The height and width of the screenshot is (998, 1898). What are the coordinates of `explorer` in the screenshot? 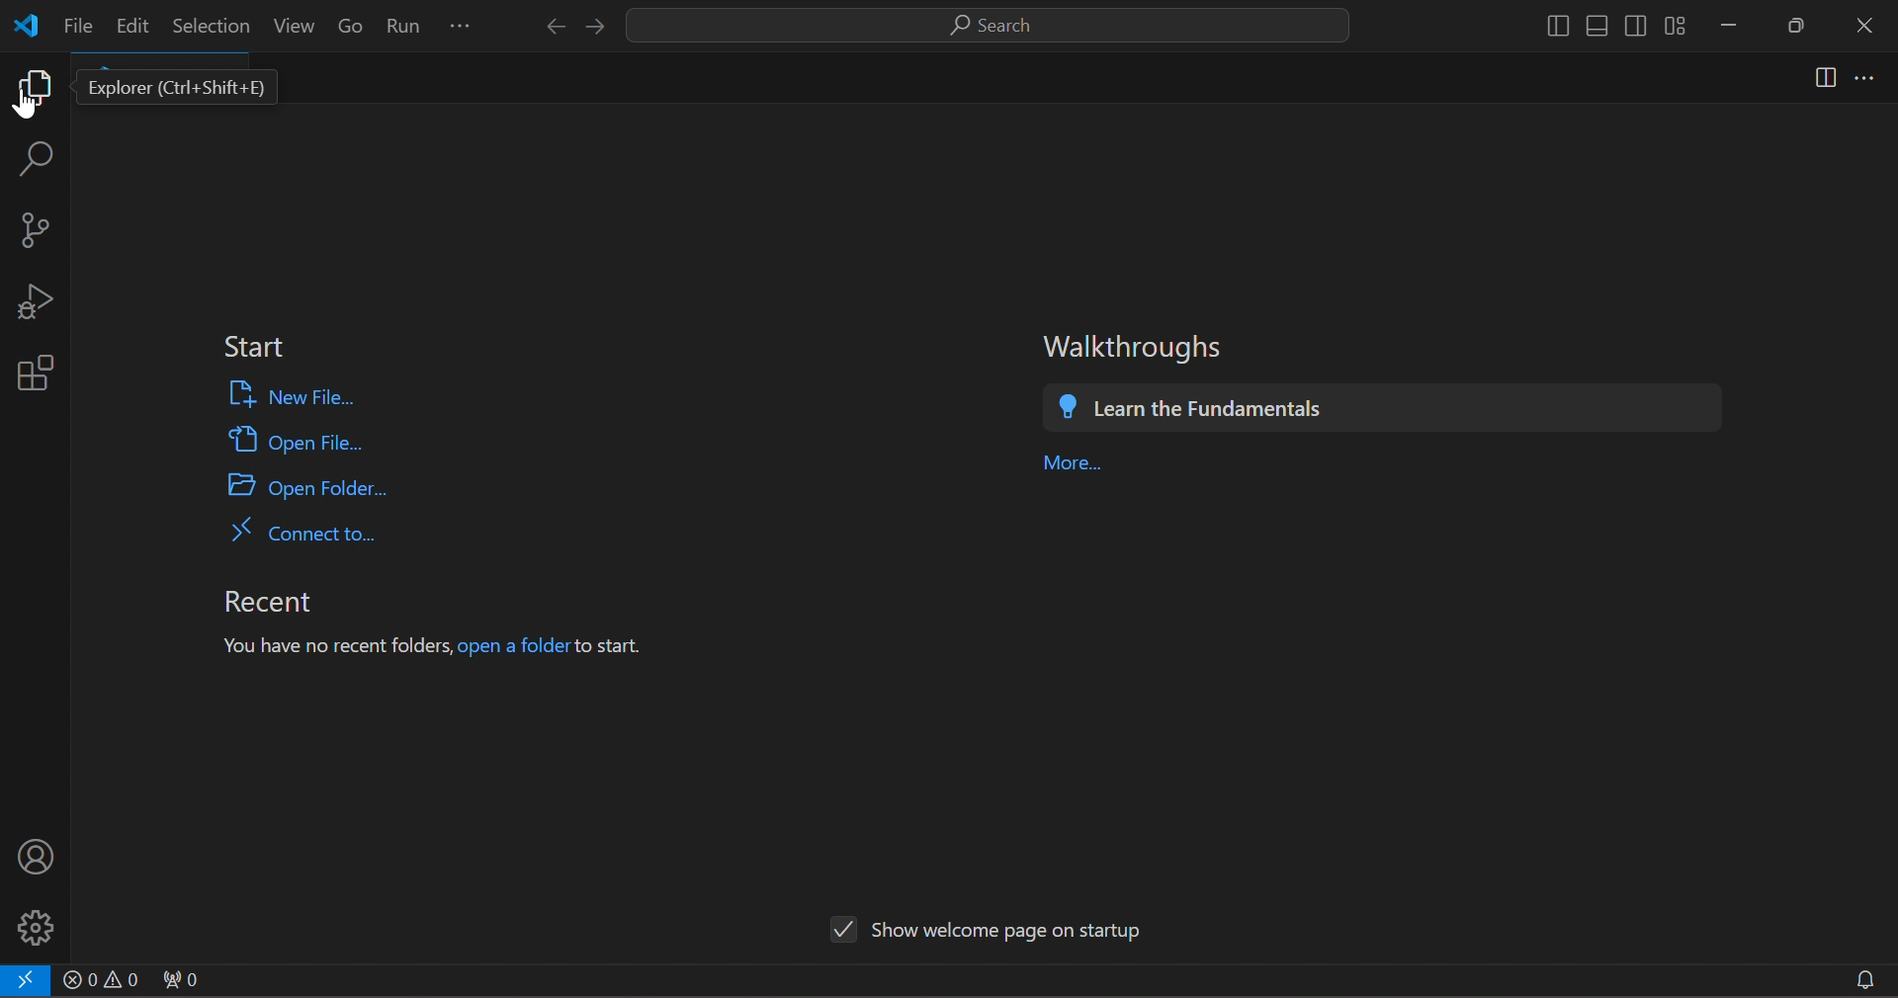 It's located at (186, 90).